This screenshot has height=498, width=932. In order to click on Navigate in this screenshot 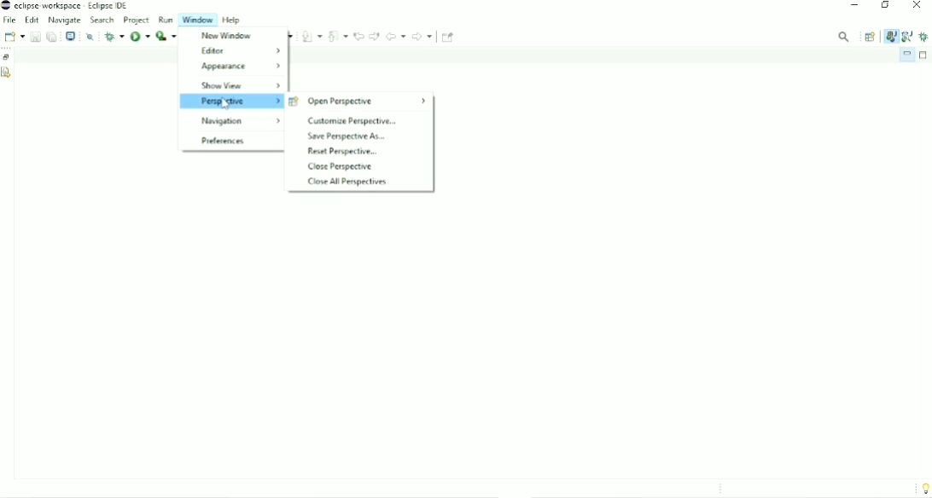, I will do `click(65, 20)`.